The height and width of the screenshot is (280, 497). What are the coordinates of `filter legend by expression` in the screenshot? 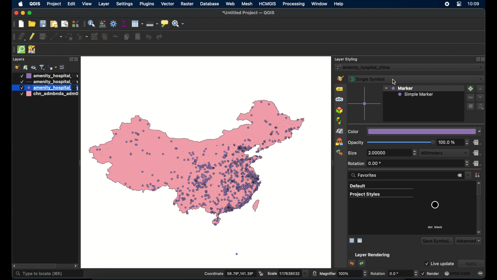 It's located at (52, 67).